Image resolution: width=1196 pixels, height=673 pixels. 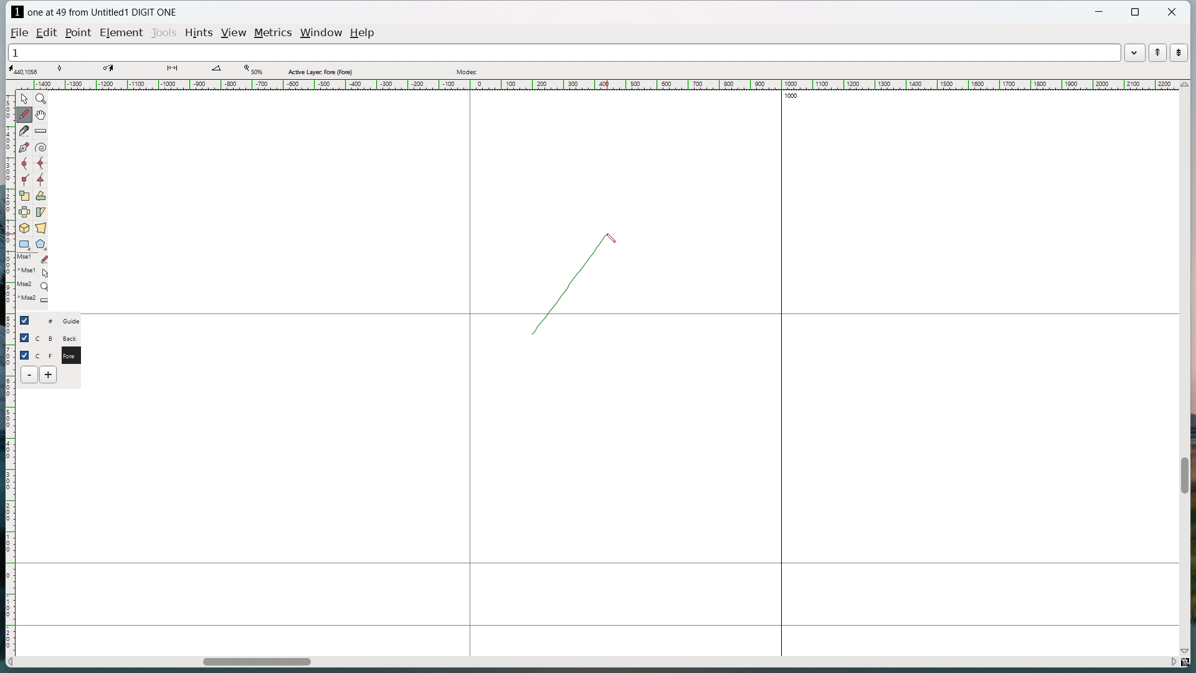 What do you see at coordinates (25, 195) in the screenshot?
I see `scale` at bounding box center [25, 195].